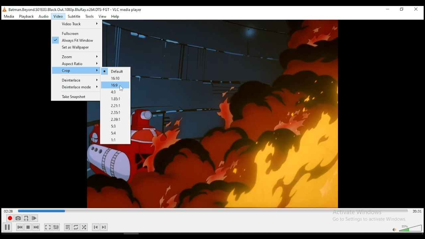 The image size is (425, 239). Describe the element at coordinates (9, 16) in the screenshot. I see `media` at that location.